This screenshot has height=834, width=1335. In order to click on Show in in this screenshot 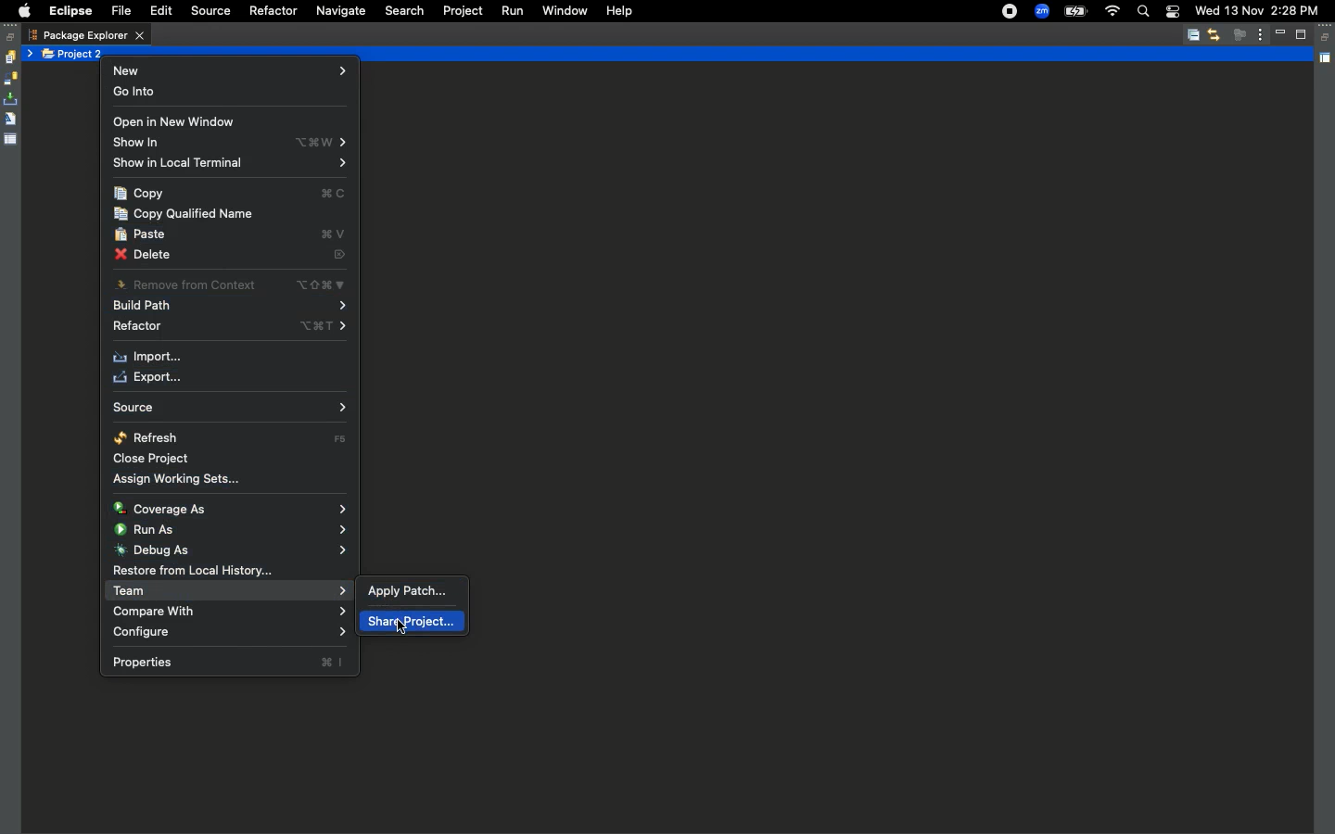, I will do `click(233, 143)`.